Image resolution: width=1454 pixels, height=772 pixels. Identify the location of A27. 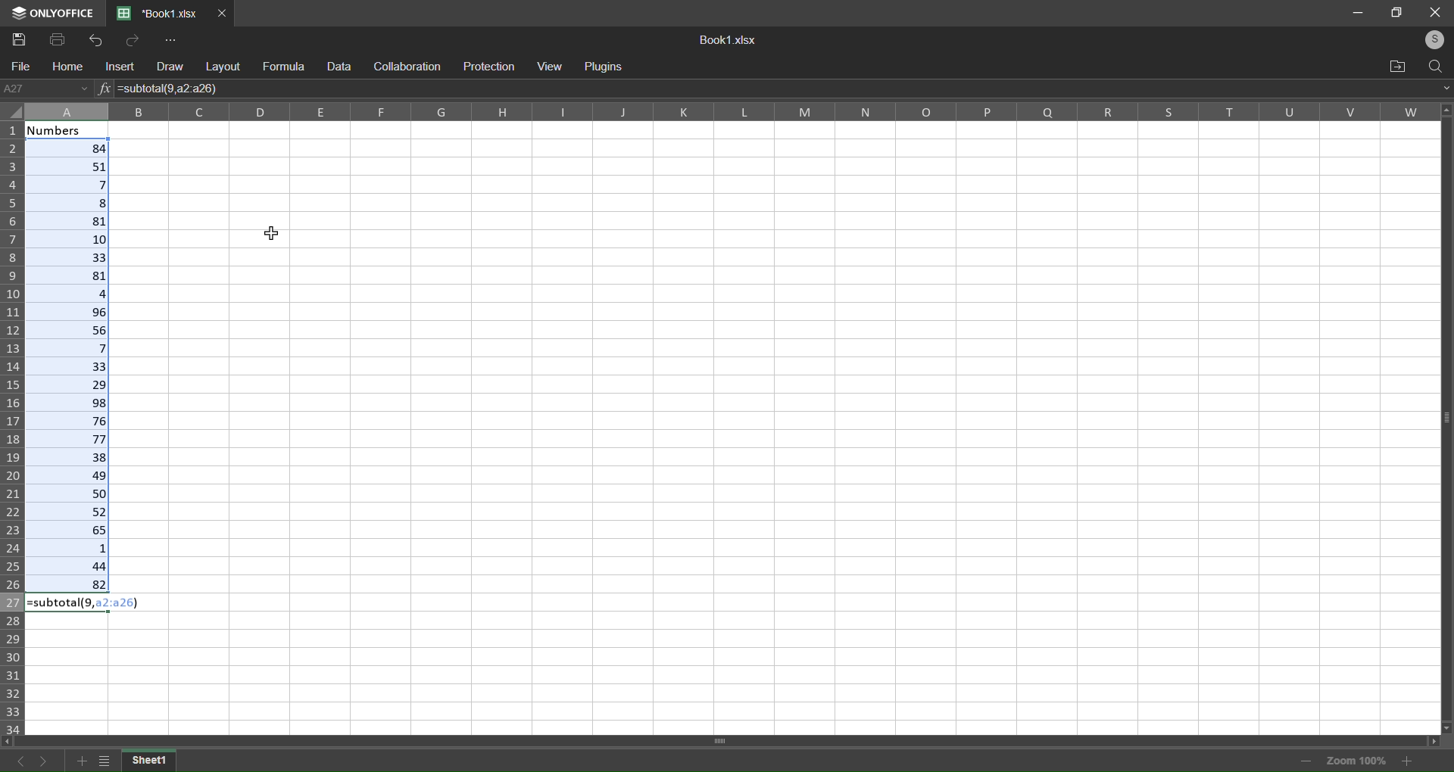
(48, 87).